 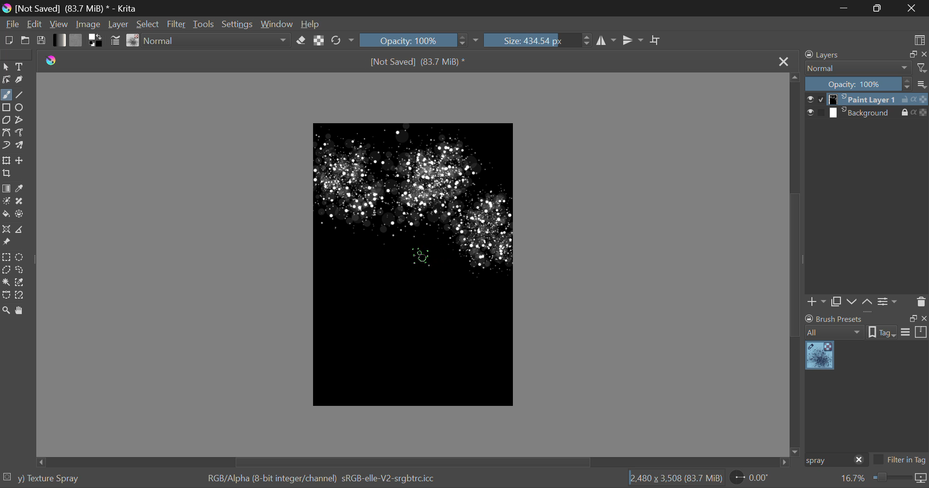 What do you see at coordinates (815, 99) in the screenshot?
I see `checkbox` at bounding box center [815, 99].